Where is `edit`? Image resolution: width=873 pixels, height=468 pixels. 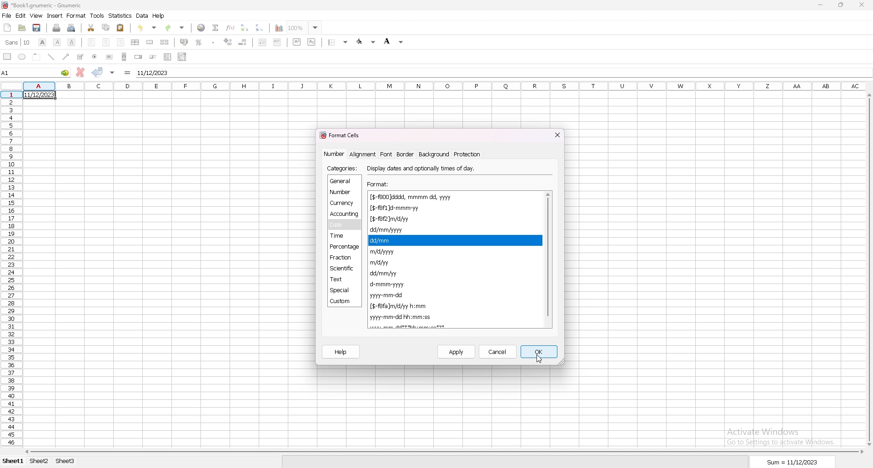 edit is located at coordinates (21, 15).